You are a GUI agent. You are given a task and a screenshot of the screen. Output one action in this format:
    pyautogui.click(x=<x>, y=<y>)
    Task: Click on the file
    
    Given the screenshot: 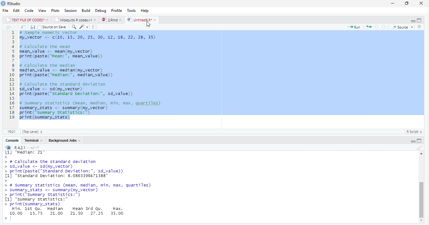 What is the action you would take?
    pyautogui.click(x=6, y=10)
    